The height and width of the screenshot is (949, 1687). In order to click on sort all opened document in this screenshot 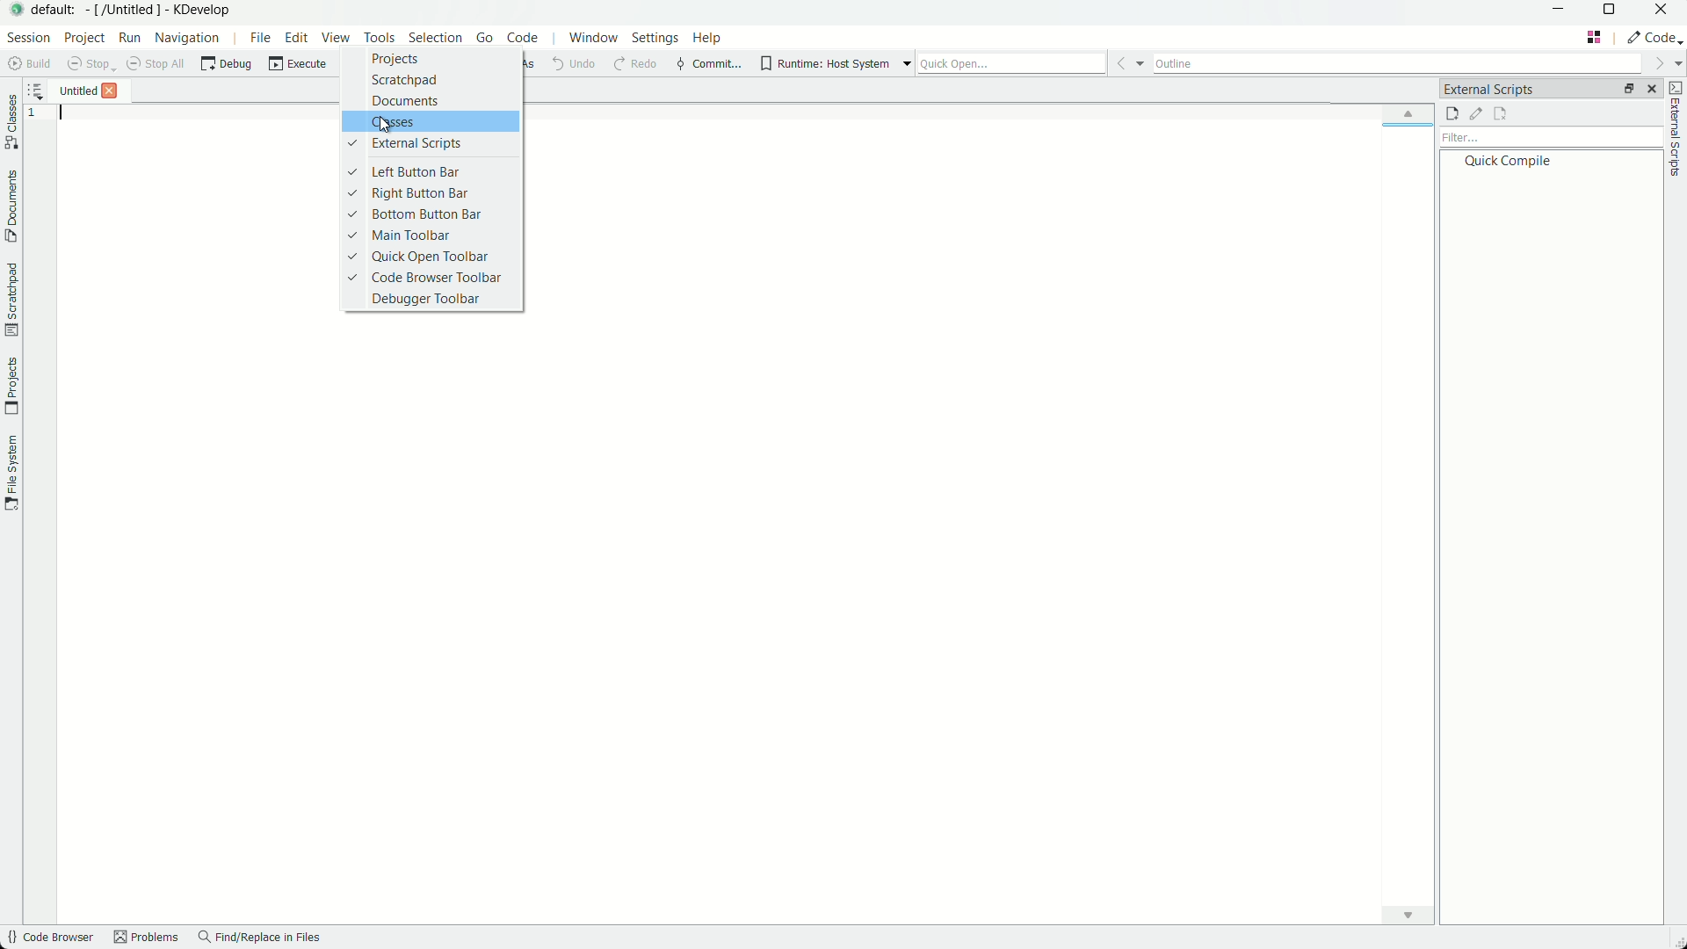, I will do `click(34, 89)`.